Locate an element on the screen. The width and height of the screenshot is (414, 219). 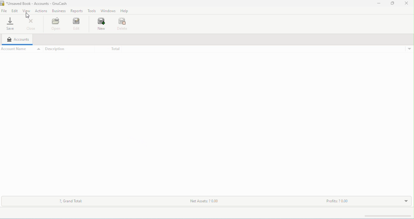
file is located at coordinates (4, 11).